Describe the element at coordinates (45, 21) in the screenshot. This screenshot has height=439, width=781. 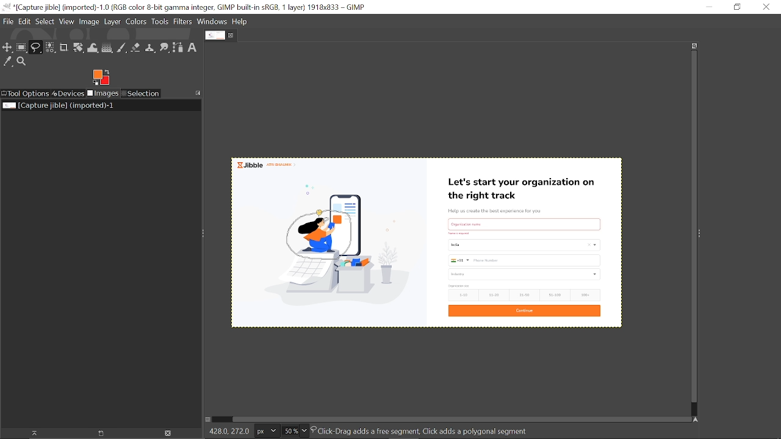
I see `Select` at that location.